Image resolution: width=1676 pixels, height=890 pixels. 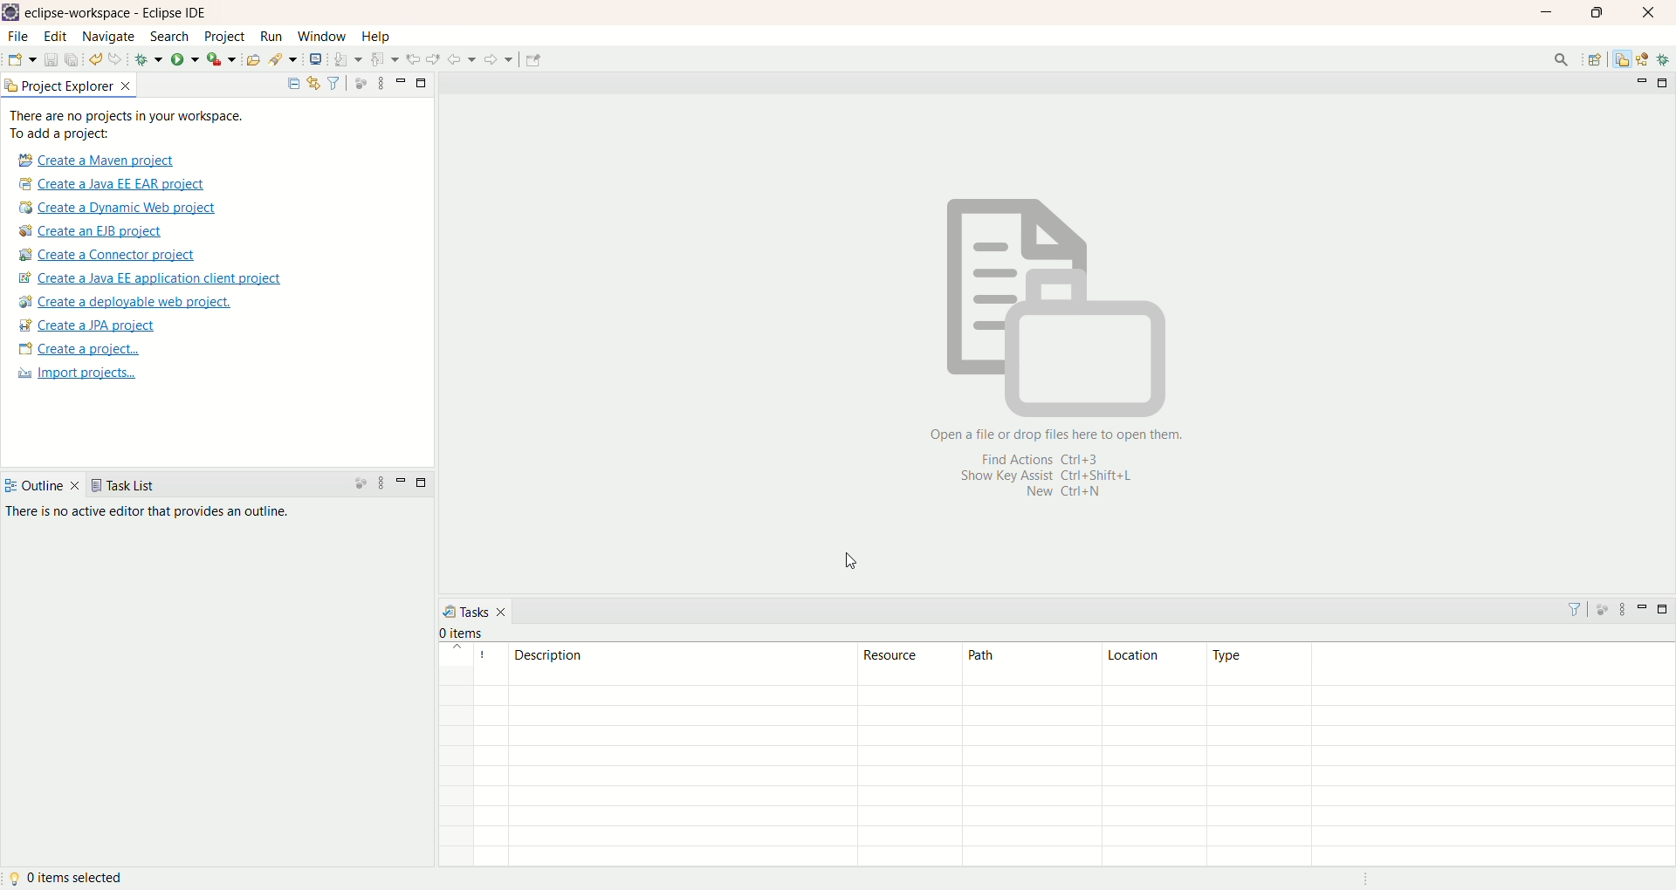 What do you see at coordinates (433, 59) in the screenshot?
I see `next edit location` at bounding box center [433, 59].